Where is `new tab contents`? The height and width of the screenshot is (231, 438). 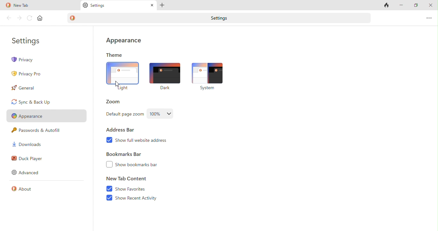 new tab contents is located at coordinates (127, 179).